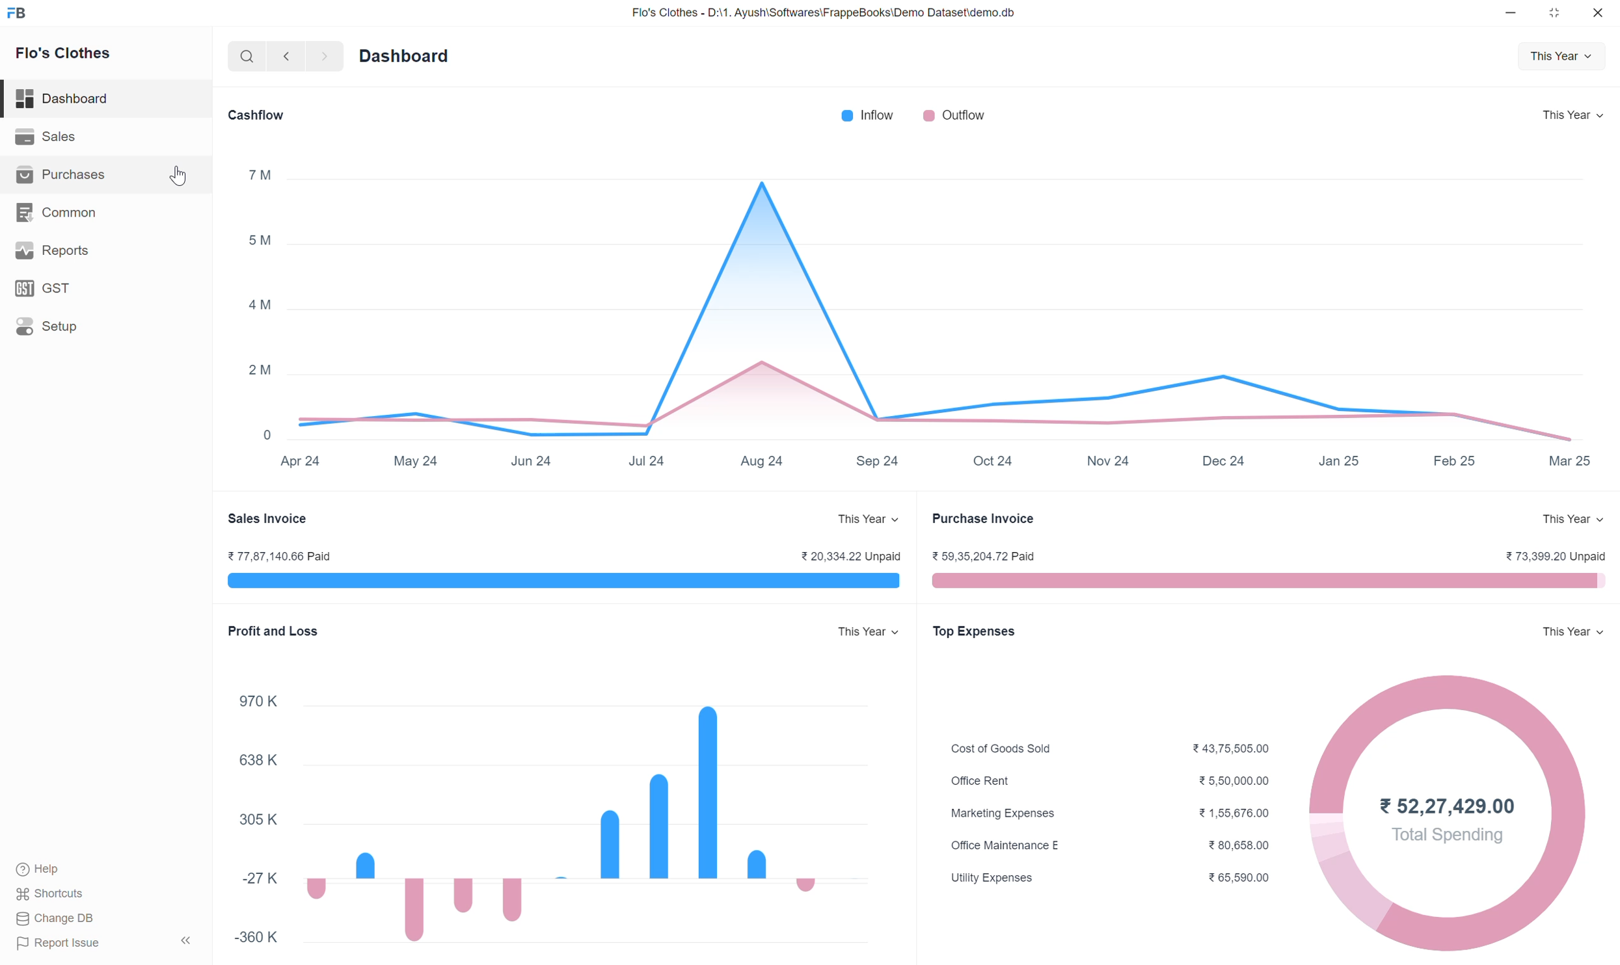  Describe the element at coordinates (249, 938) in the screenshot. I see `-360 K` at that location.